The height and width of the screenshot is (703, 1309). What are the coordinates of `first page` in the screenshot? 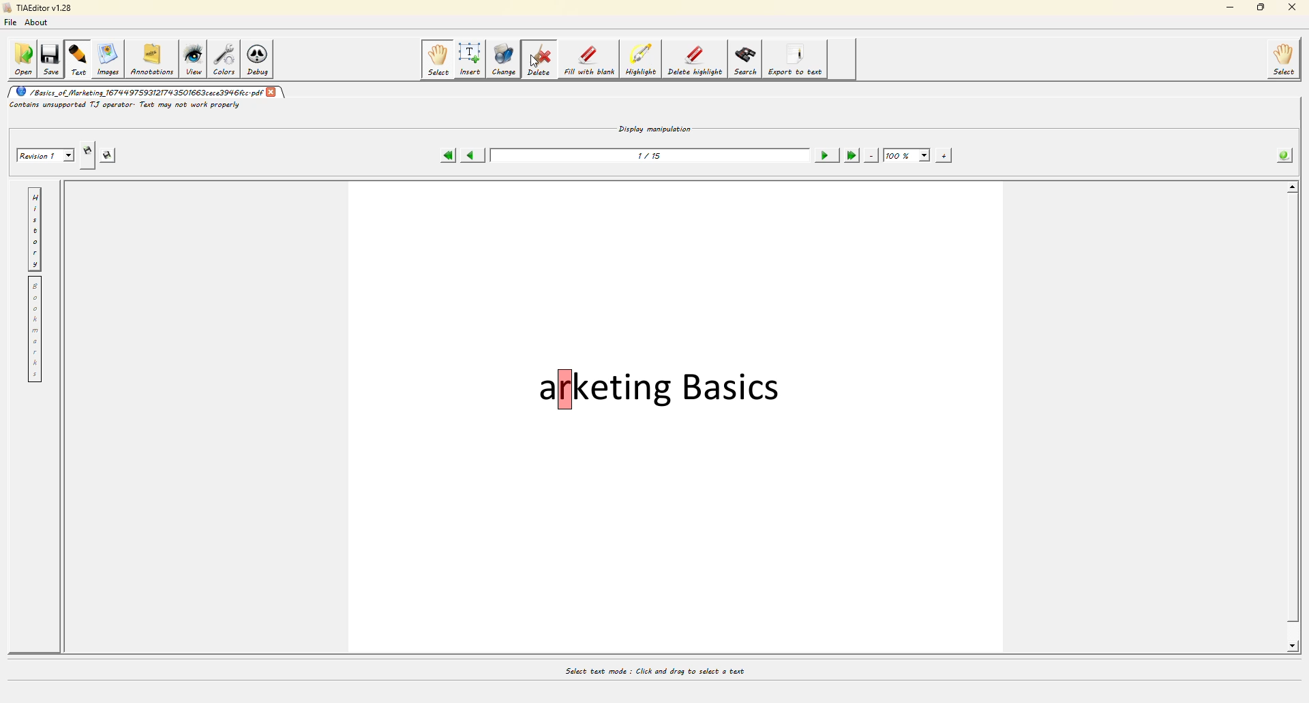 It's located at (448, 153).